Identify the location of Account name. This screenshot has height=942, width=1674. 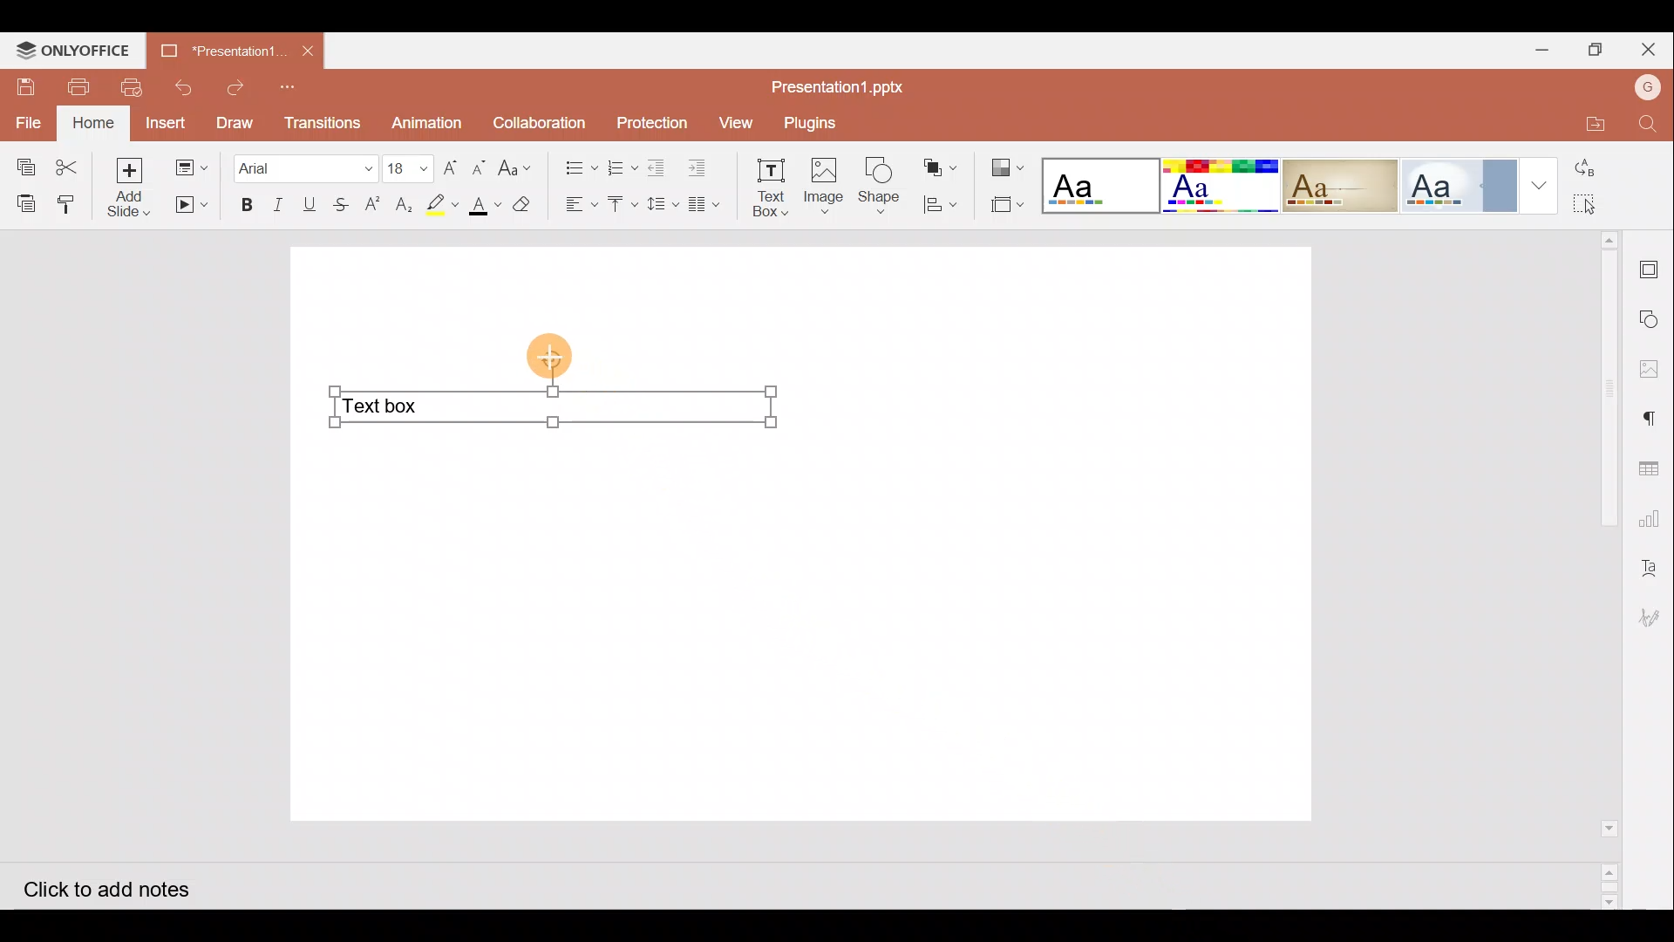
(1646, 85).